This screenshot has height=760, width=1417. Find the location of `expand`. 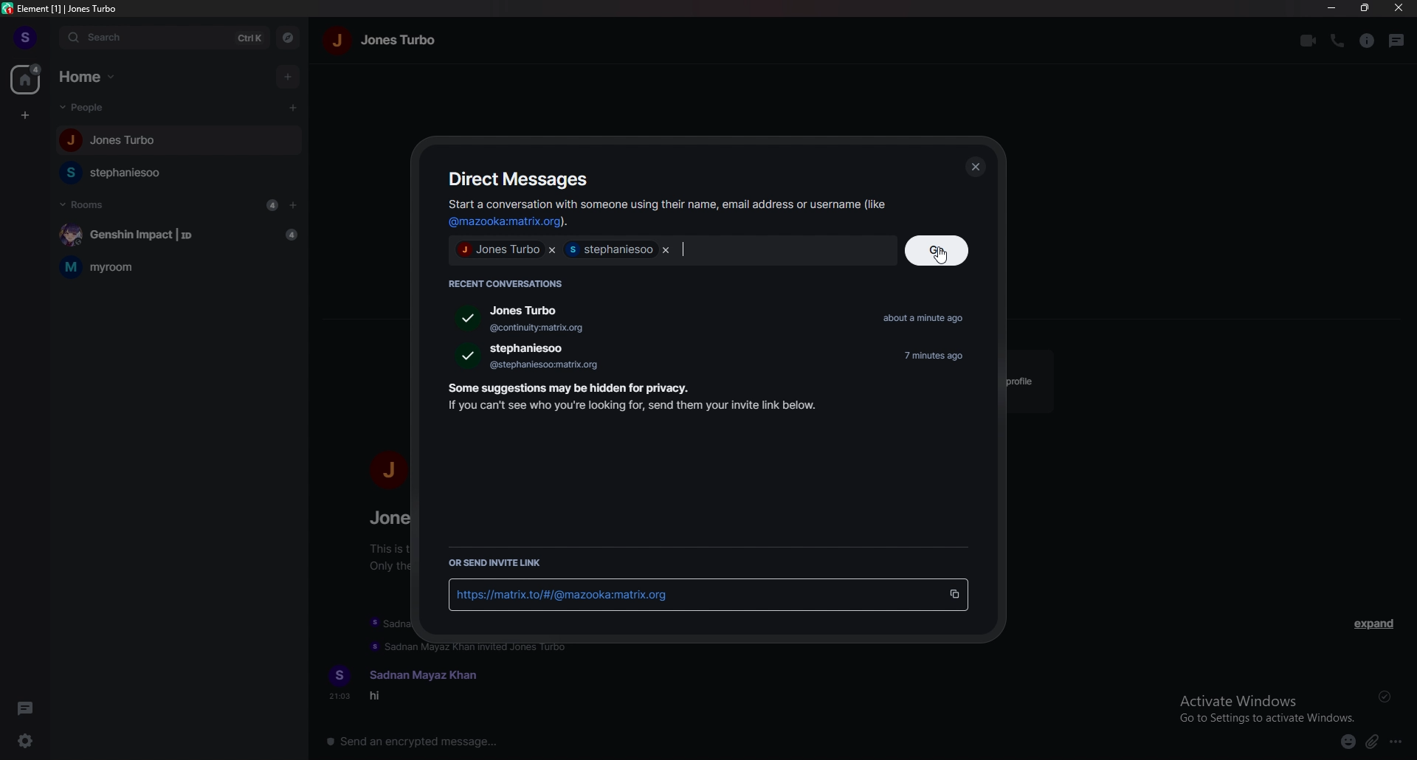

expand is located at coordinates (1376, 626).